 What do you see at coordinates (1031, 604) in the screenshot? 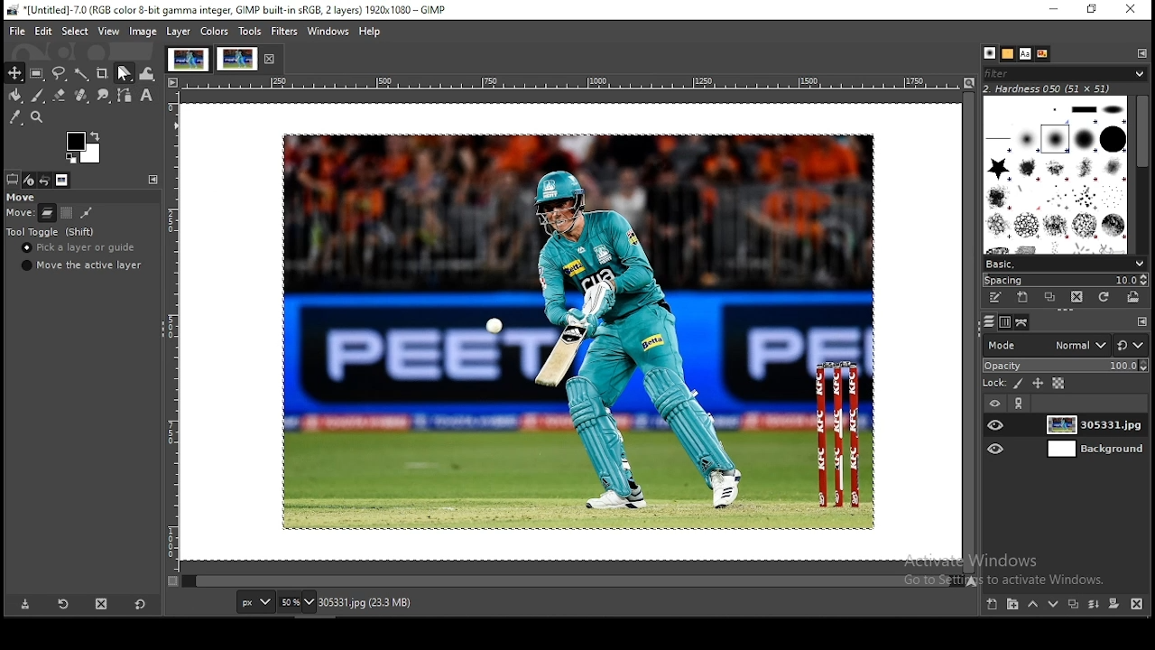
I see `move layer one step up` at bounding box center [1031, 604].